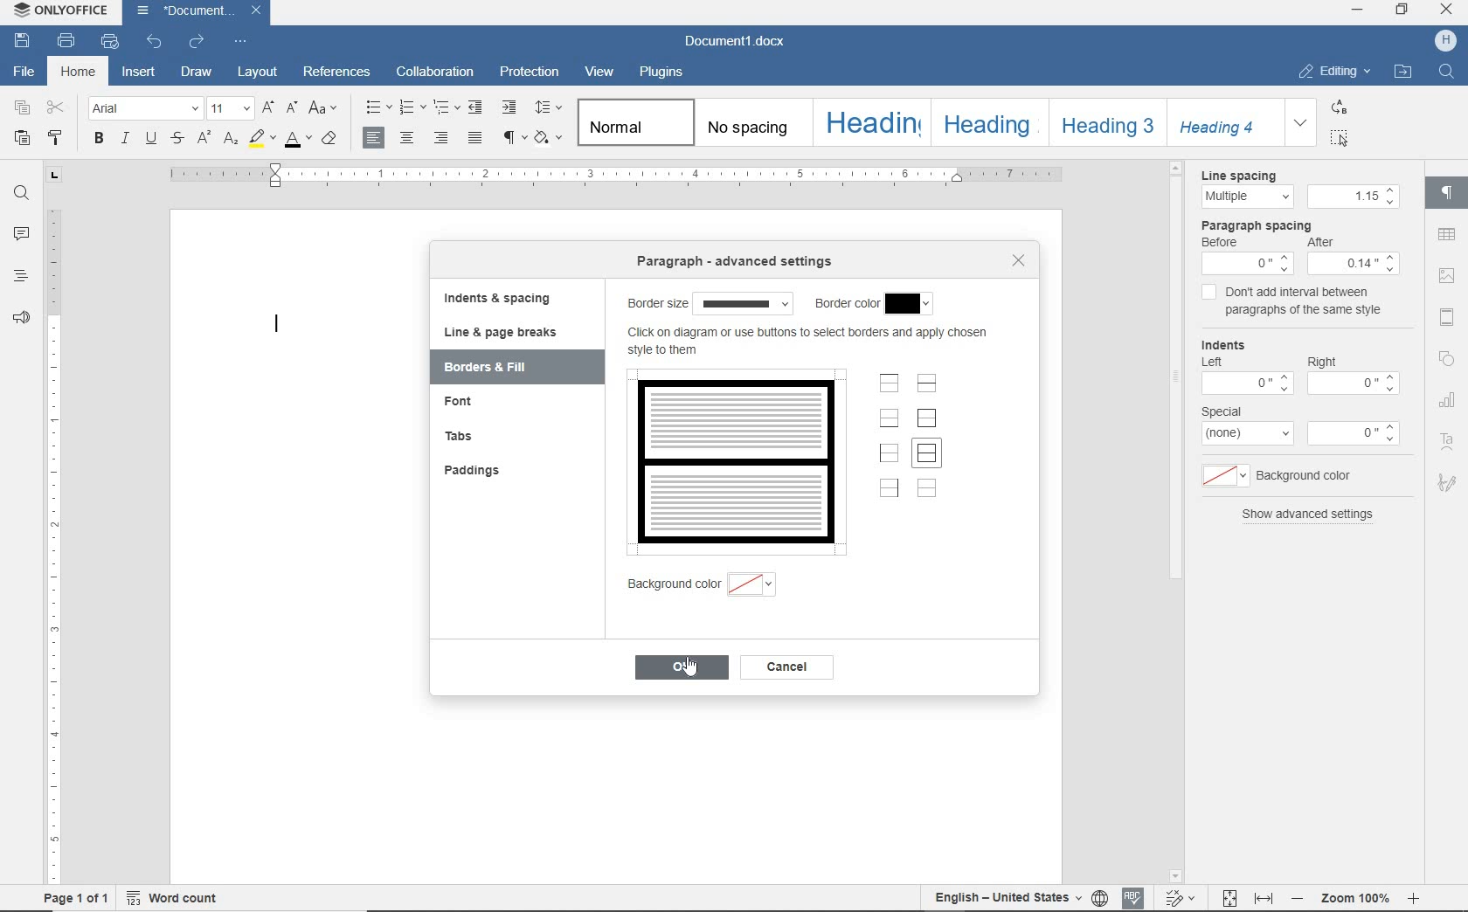  I want to click on Line spacing:Multipe - 1.15, so click(1294, 190).